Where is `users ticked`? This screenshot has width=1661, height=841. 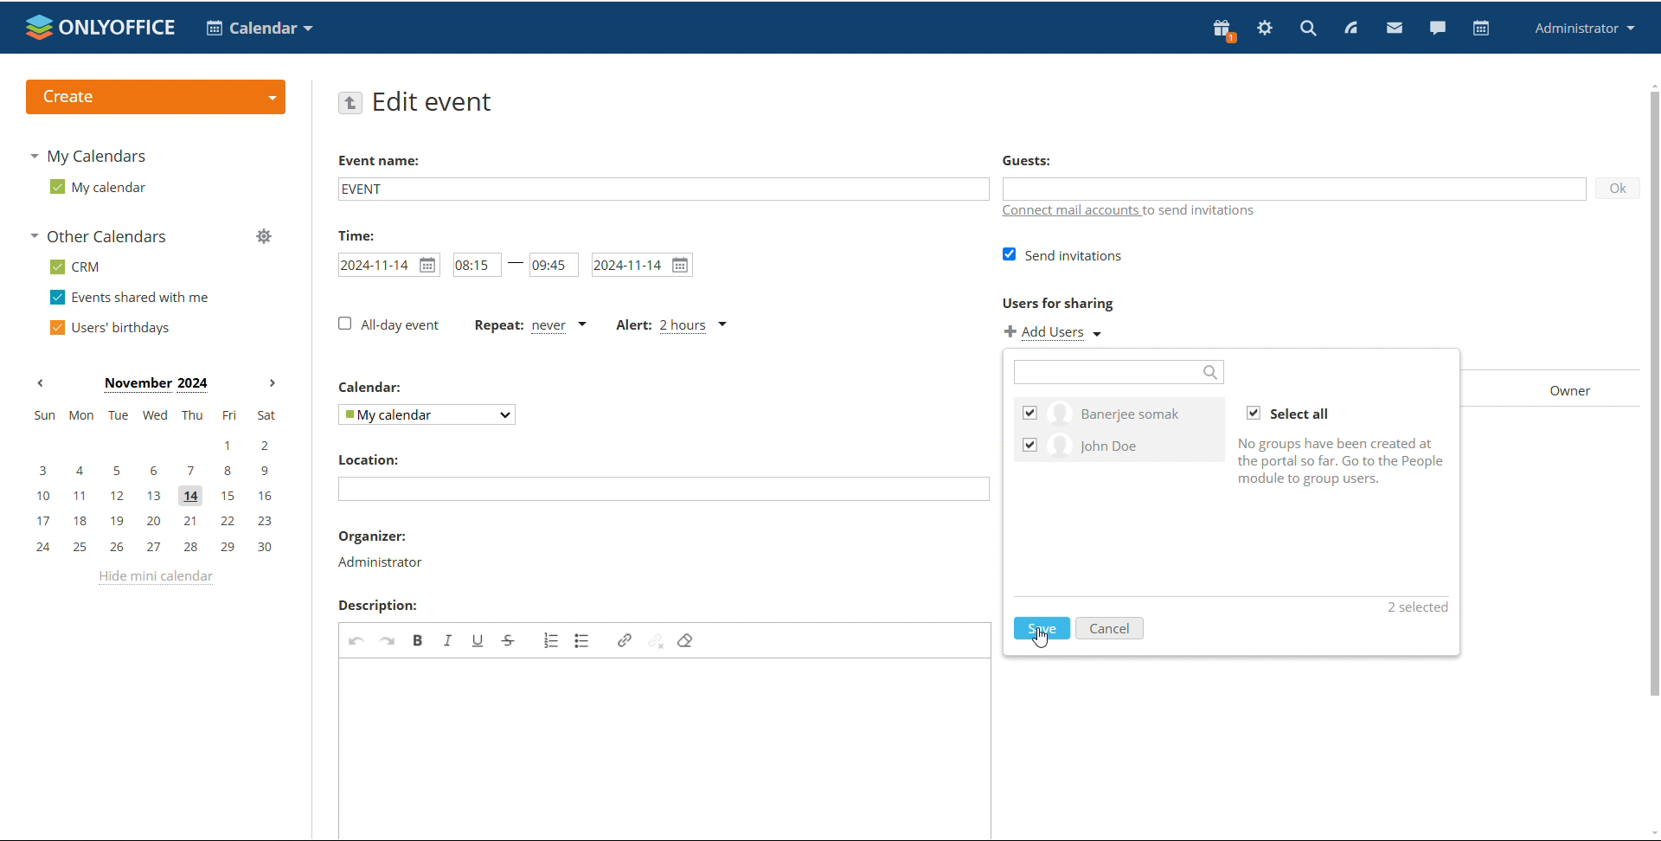 users ticked is located at coordinates (1119, 429).